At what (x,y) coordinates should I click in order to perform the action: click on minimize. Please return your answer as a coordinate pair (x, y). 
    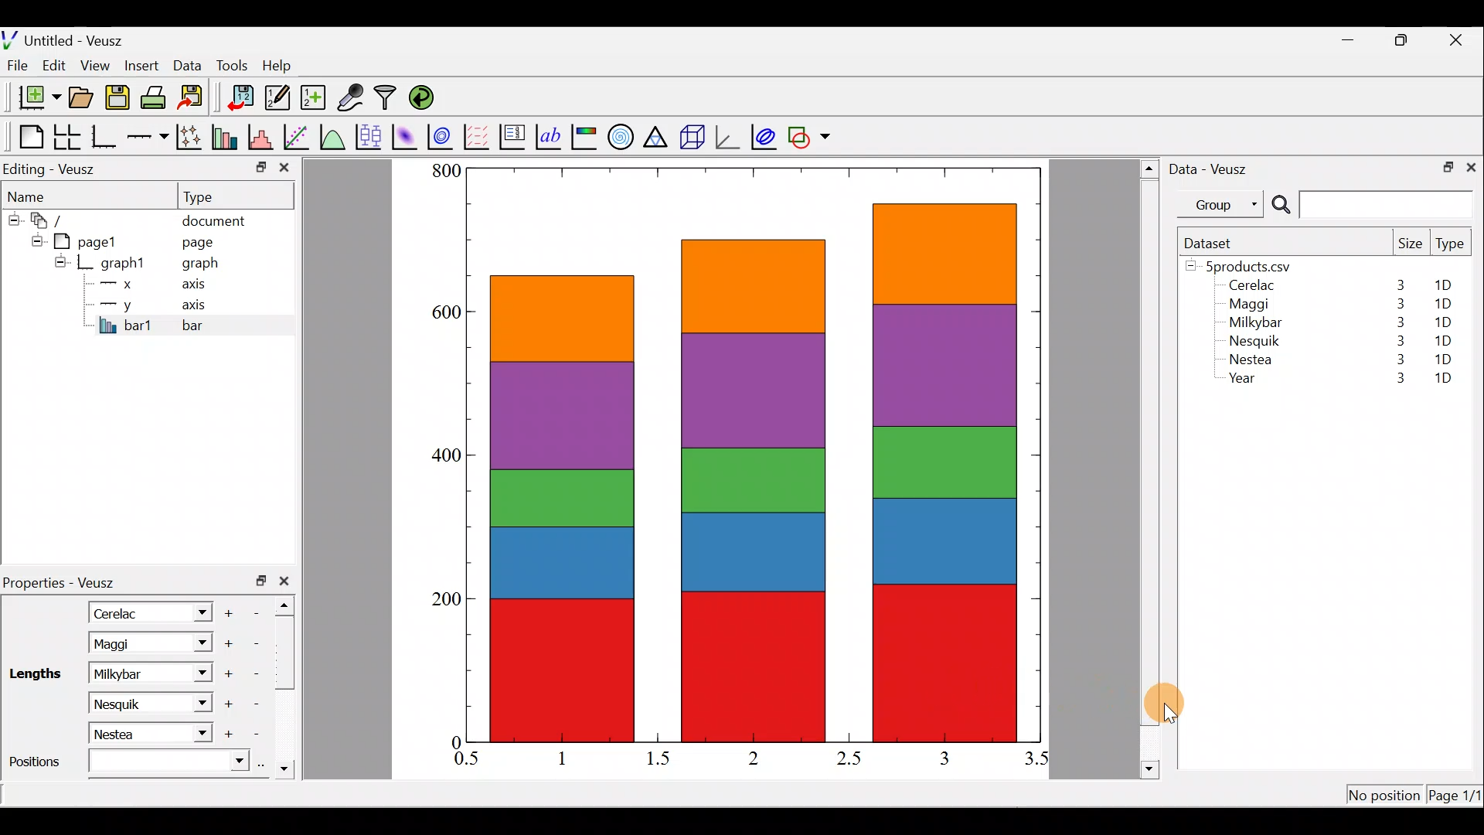
    Looking at the image, I should click on (260, 166).